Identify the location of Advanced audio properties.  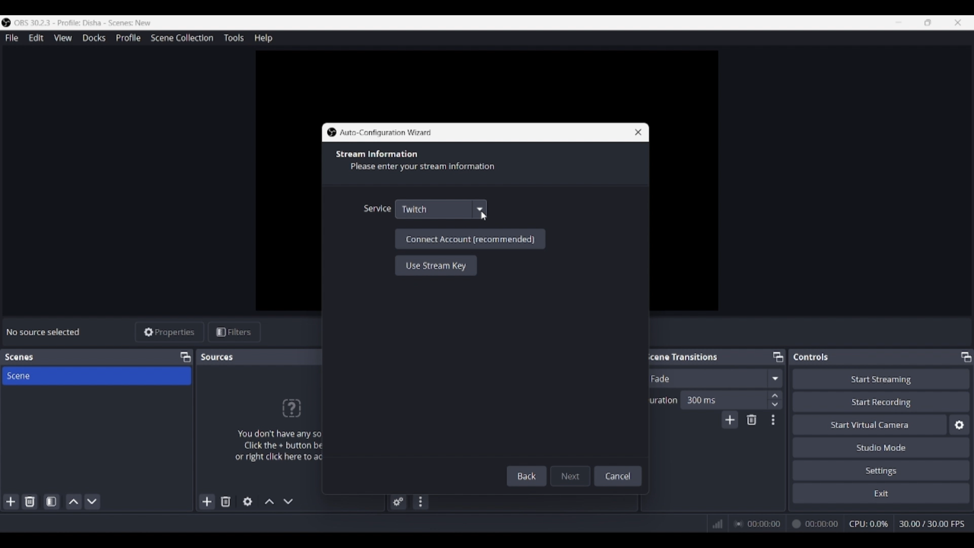
(398, 502).